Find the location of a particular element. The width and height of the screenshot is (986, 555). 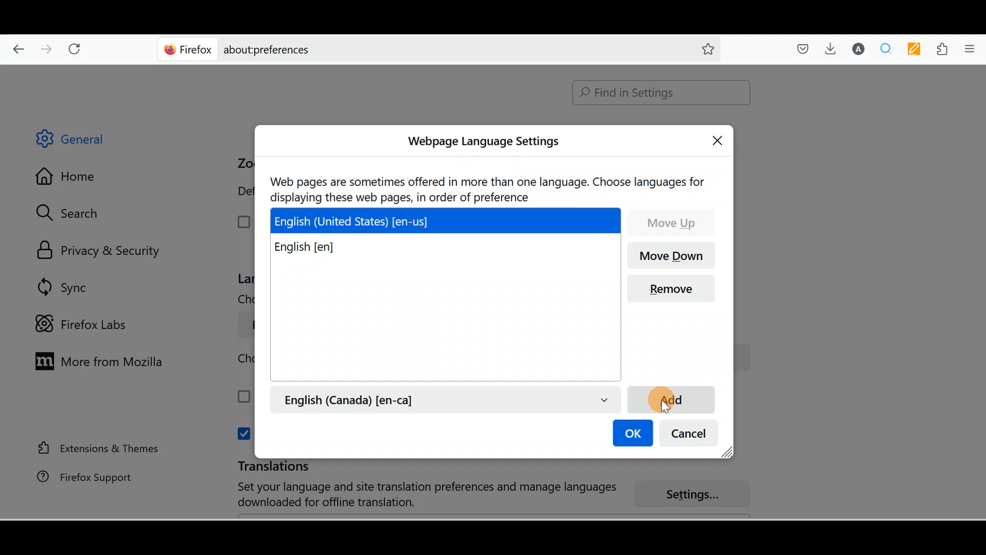

Reload current page is located at coordinates (78, 47).